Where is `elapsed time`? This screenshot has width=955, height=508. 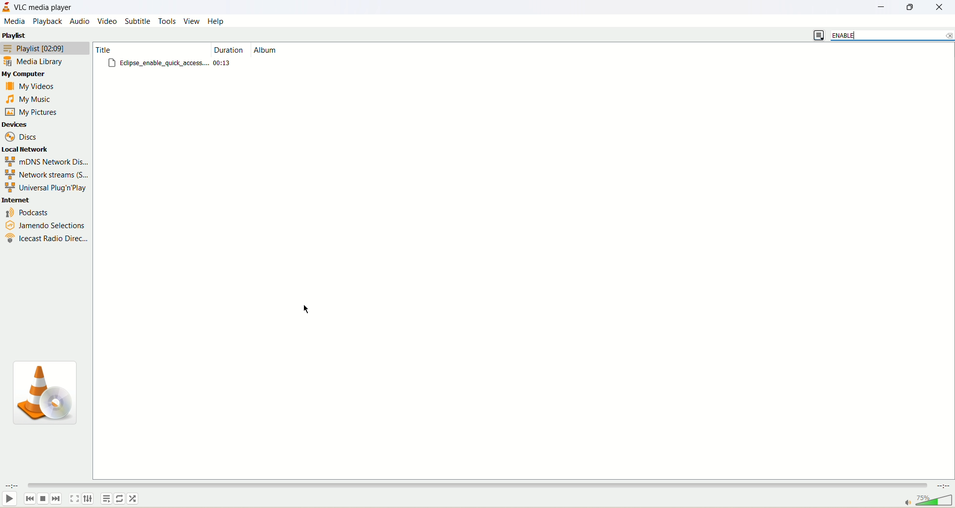 elapsed time is located at coordinates (12, 486).